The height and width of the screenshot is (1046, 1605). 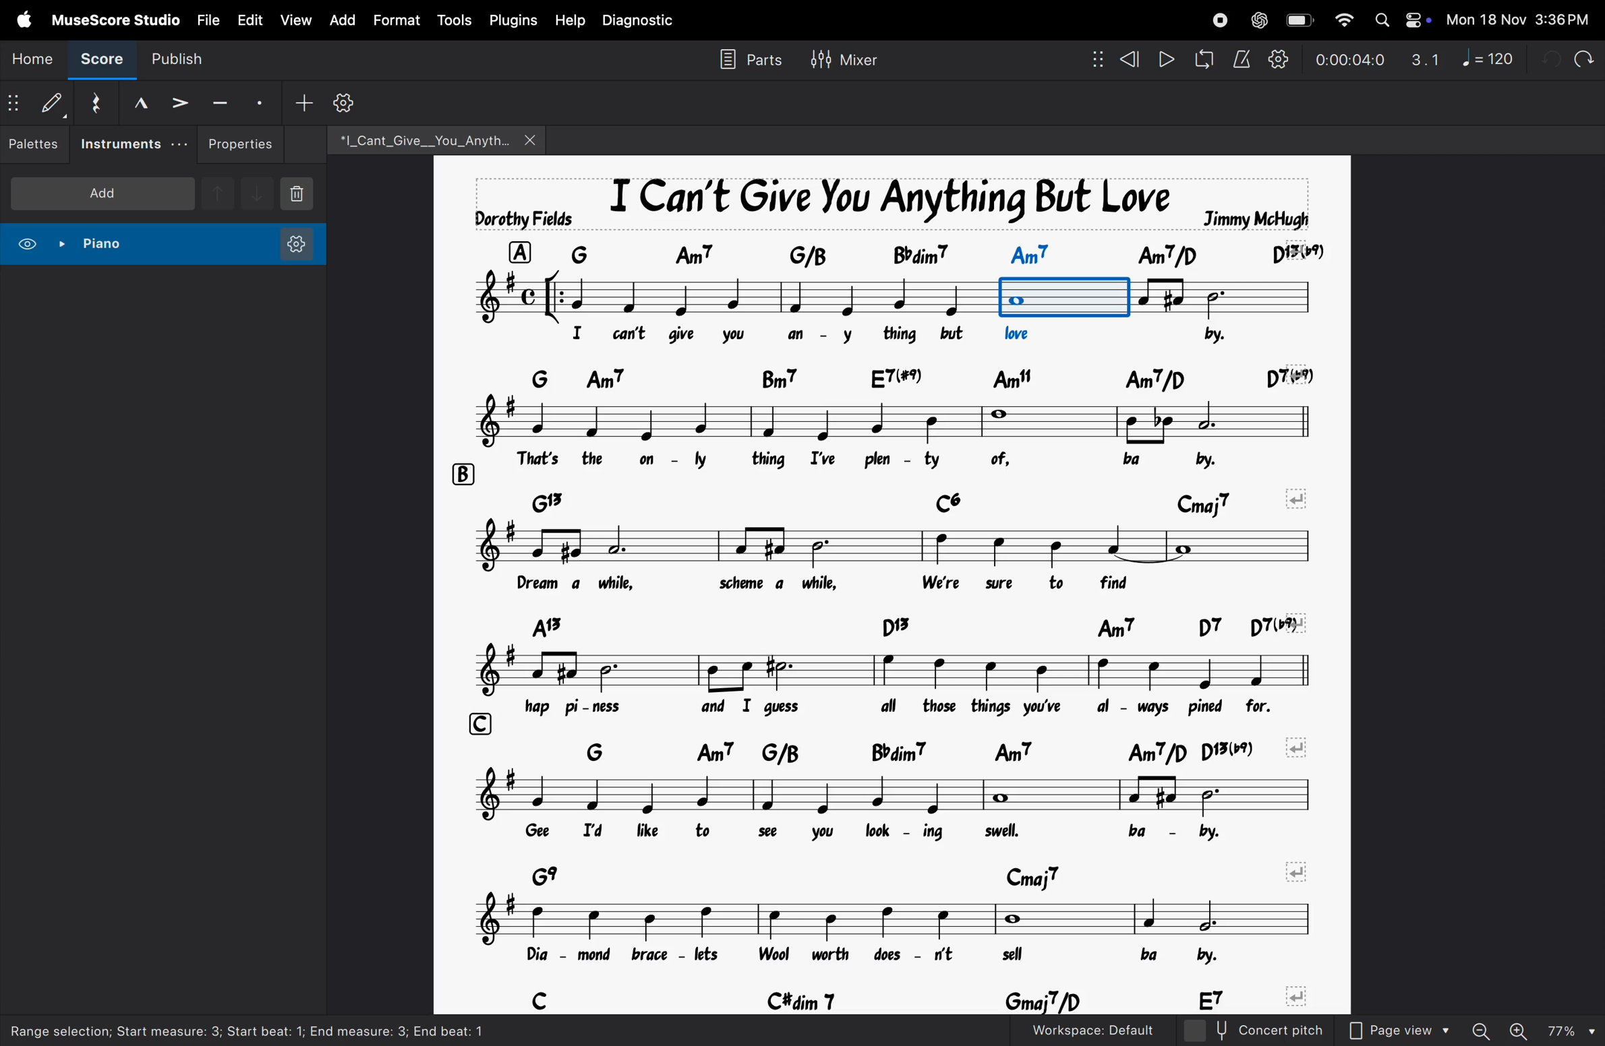 I want to click on file, so click(x=204, y=18).